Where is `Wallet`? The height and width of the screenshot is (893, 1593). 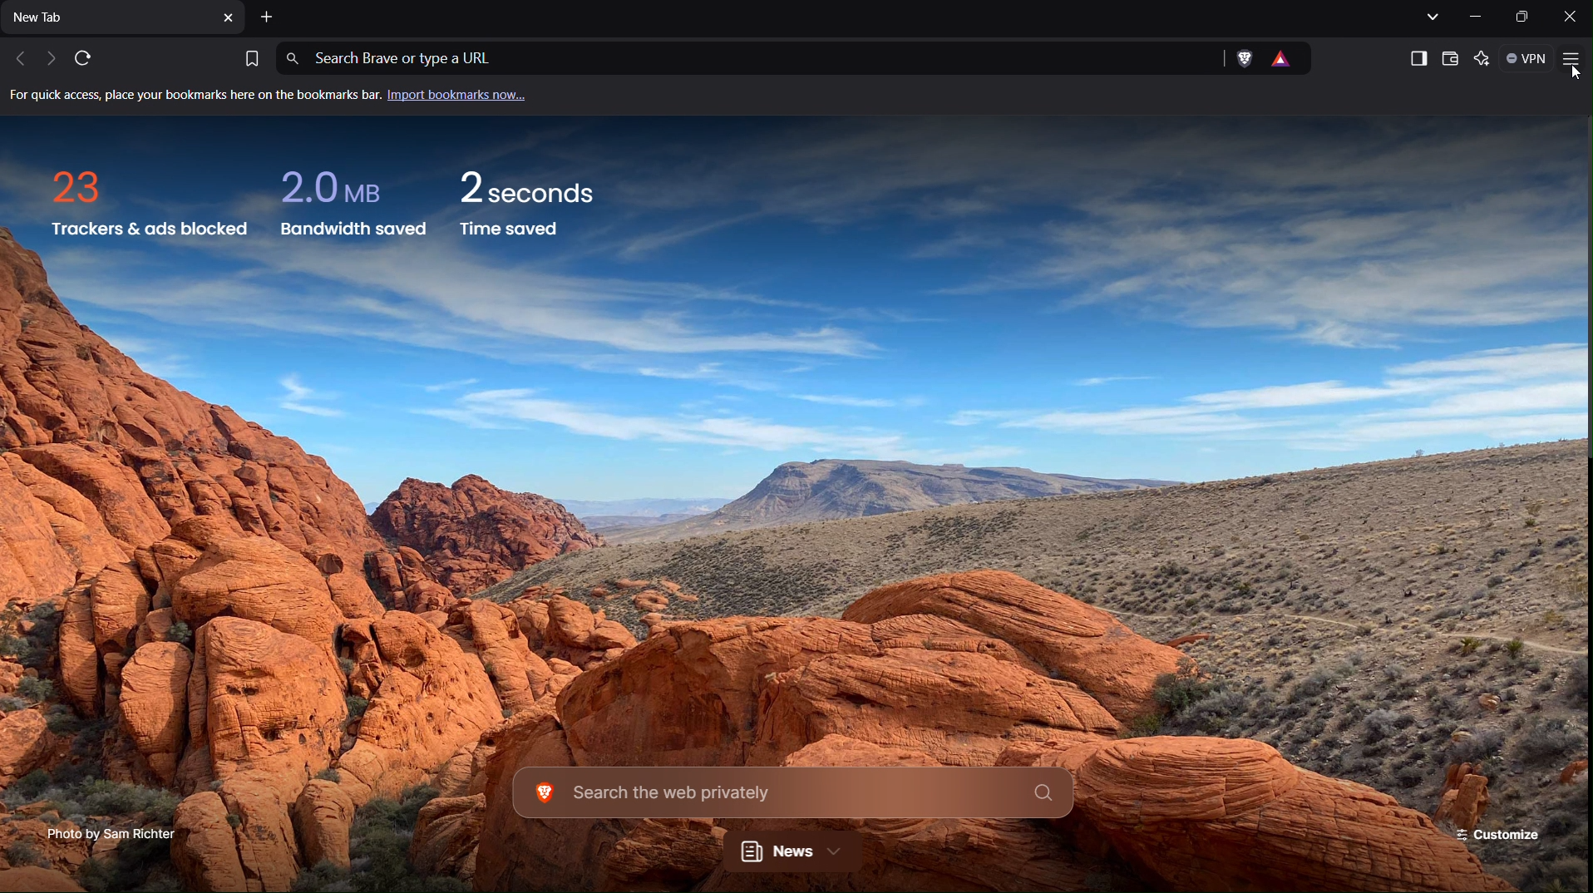
Wallet is located at coordinates (1448, 57).